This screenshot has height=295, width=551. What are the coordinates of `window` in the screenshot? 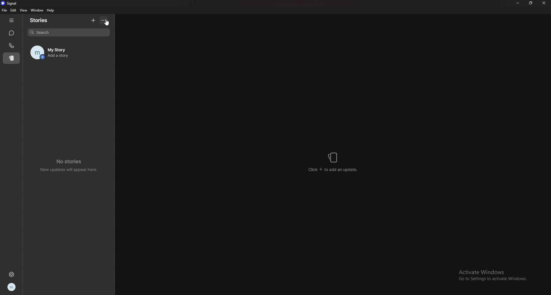 It's located at (36, 10).